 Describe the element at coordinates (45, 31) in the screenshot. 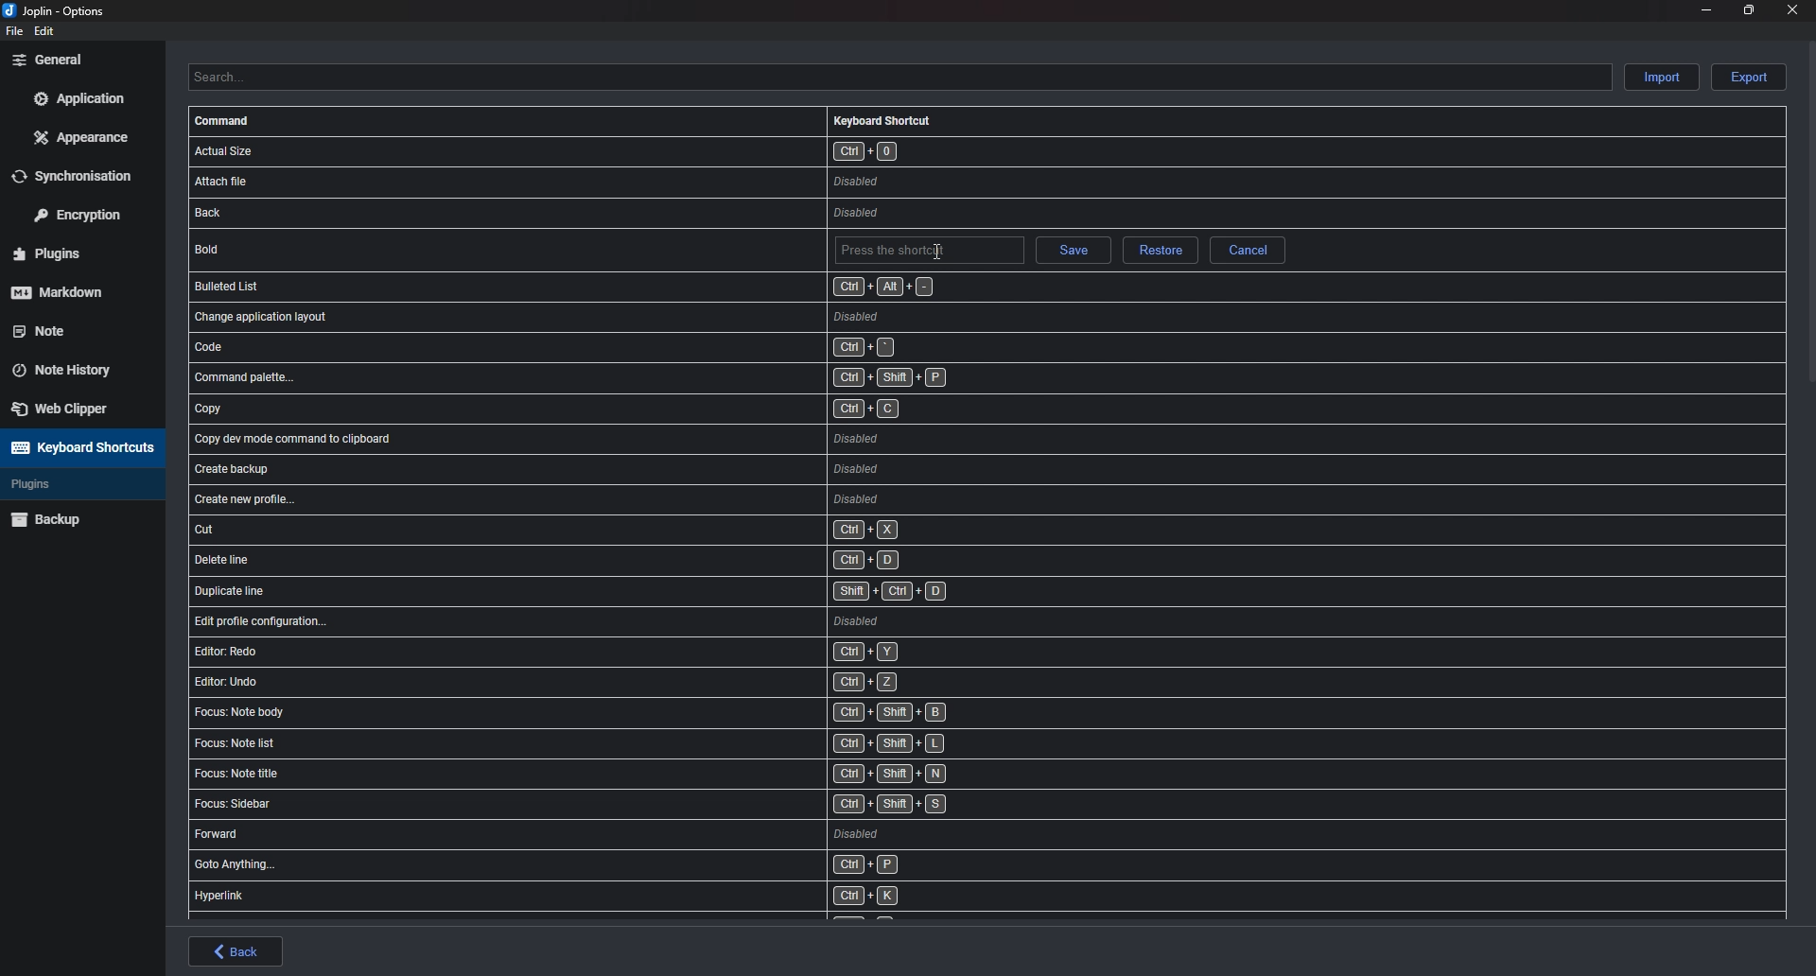

I see `edit` at that location.